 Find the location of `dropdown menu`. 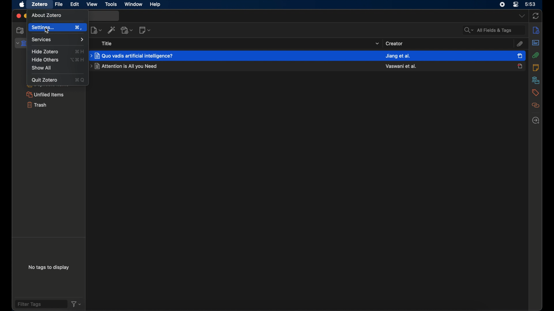

dropdown menu is located at coordinates (377, 44).